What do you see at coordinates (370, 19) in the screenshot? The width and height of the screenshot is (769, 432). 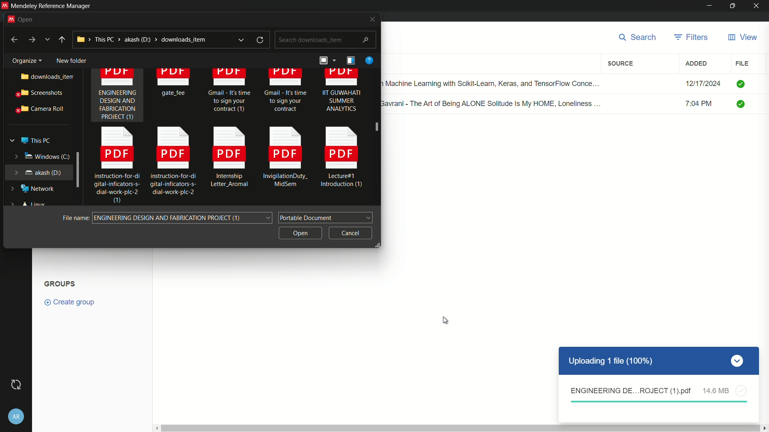 I see `close` at bounding box center [370, 19].